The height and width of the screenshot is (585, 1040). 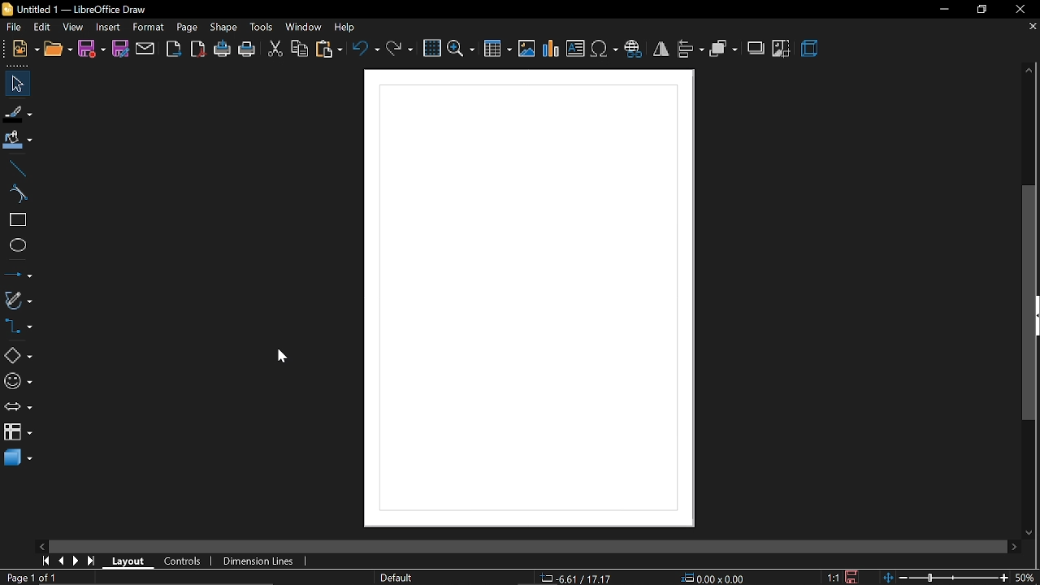 What do you see at coordinates (529, 297) in the screenshot?
I see `page size changed` at bounding box center [529, 297].